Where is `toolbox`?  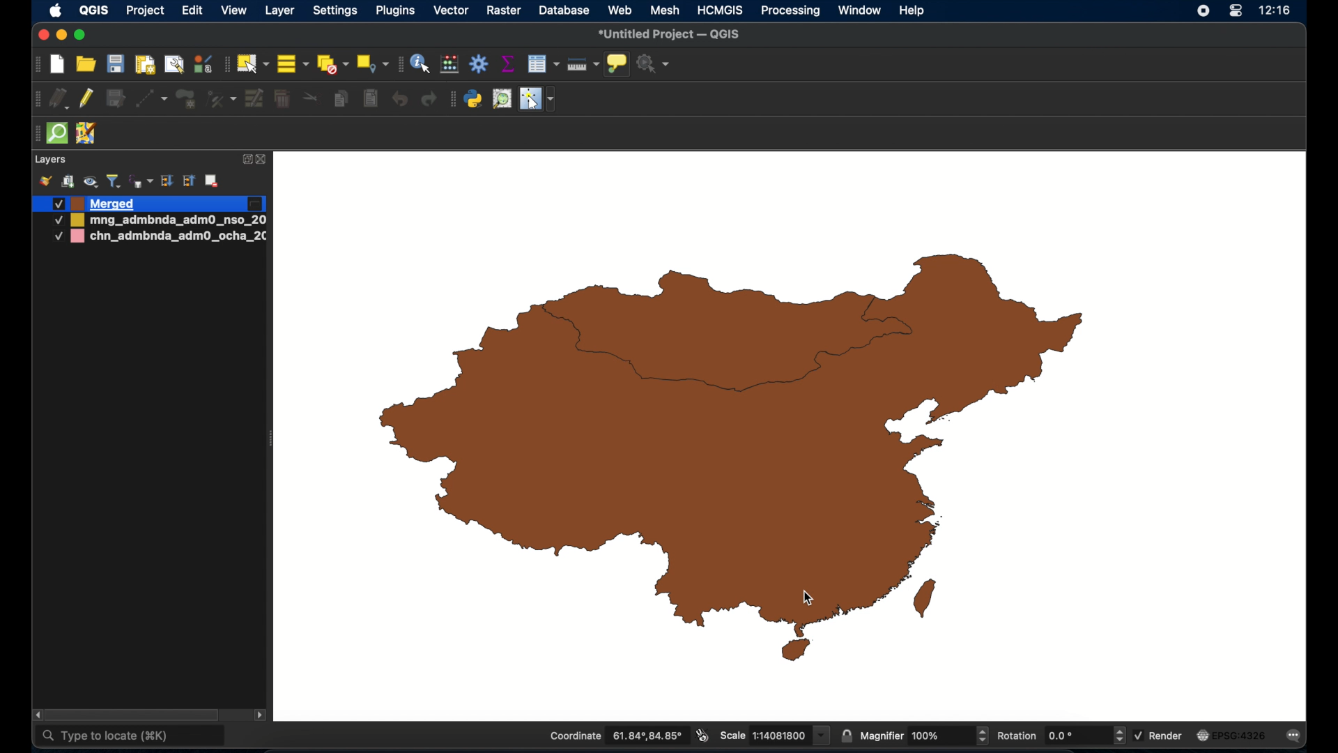
toolbox is located at coordinates (480, 64).